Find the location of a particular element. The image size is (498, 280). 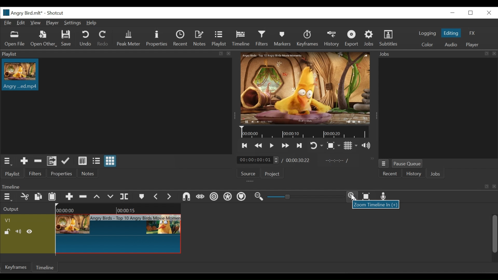

Settings is located at coordinates (73, 23).